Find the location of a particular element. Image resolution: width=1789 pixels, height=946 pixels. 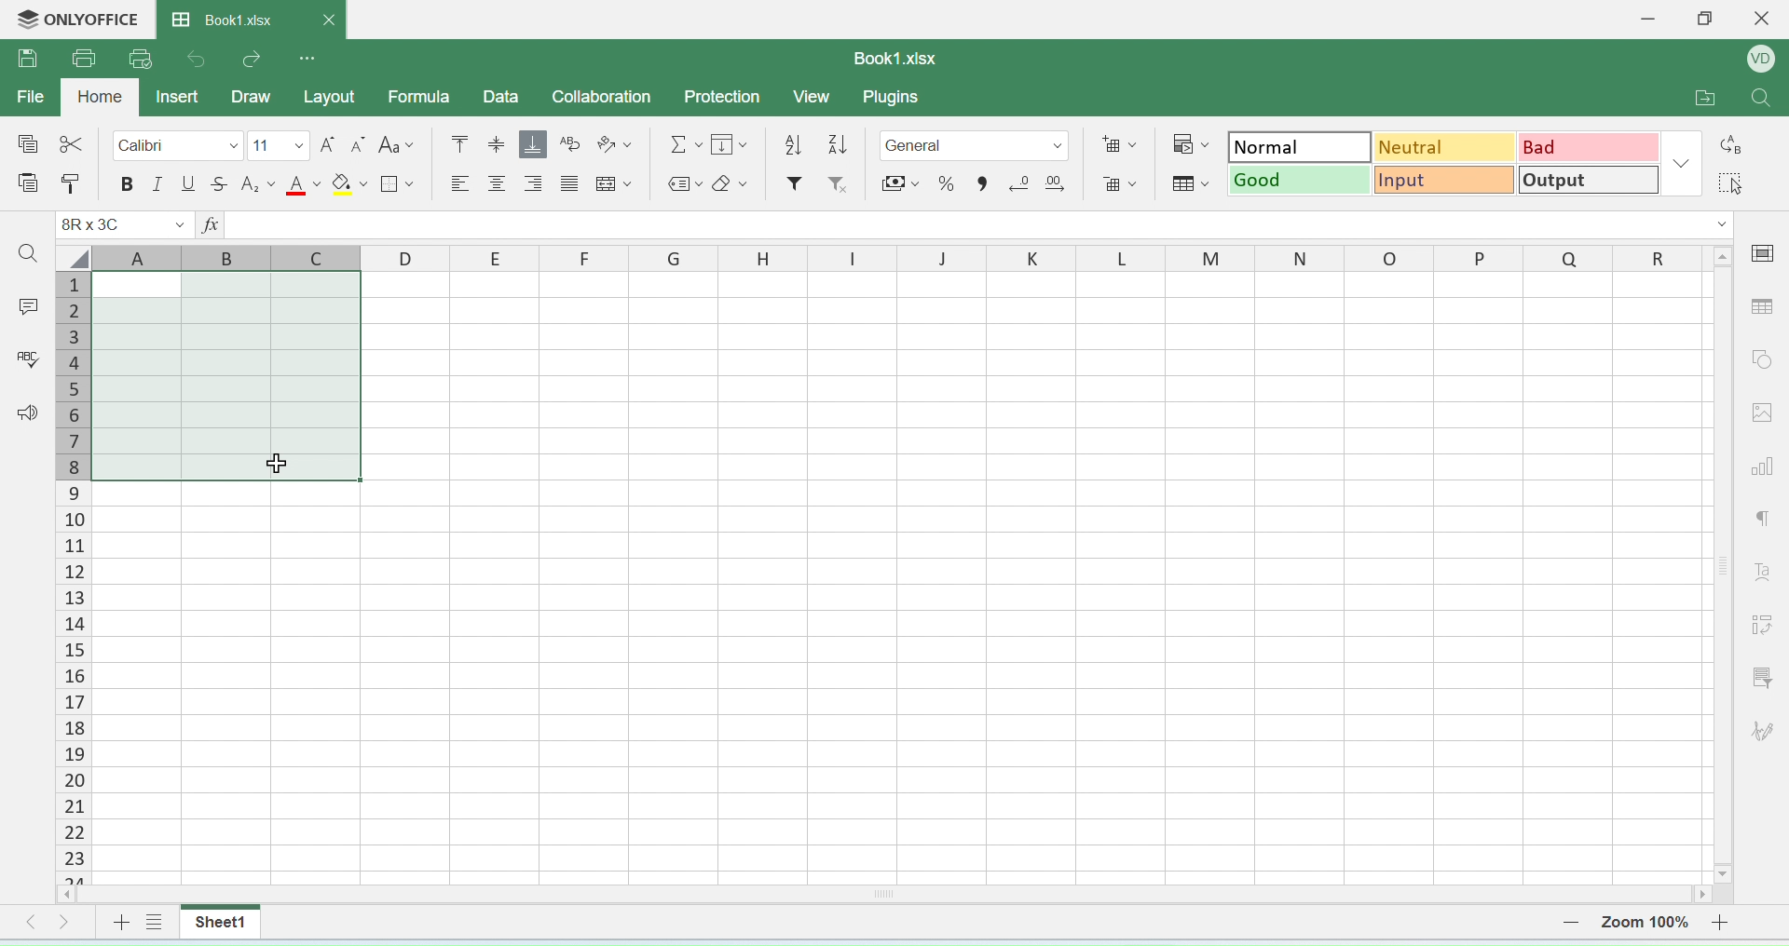

ascending order is located at coordinates (840, 144).